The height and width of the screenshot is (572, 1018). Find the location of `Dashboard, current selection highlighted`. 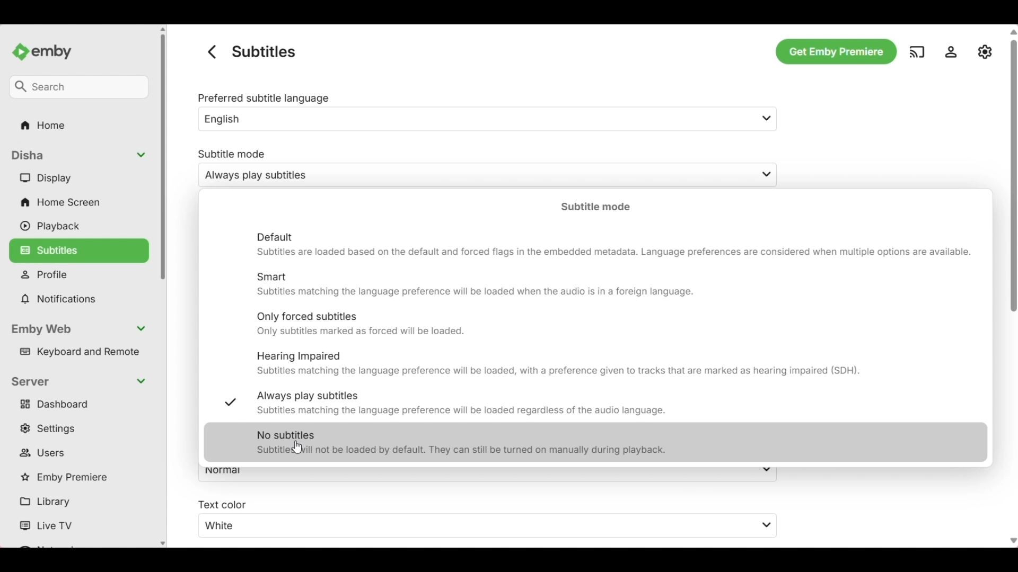

Dashboard, current selection highlighted is located at coordinates (80, 405).